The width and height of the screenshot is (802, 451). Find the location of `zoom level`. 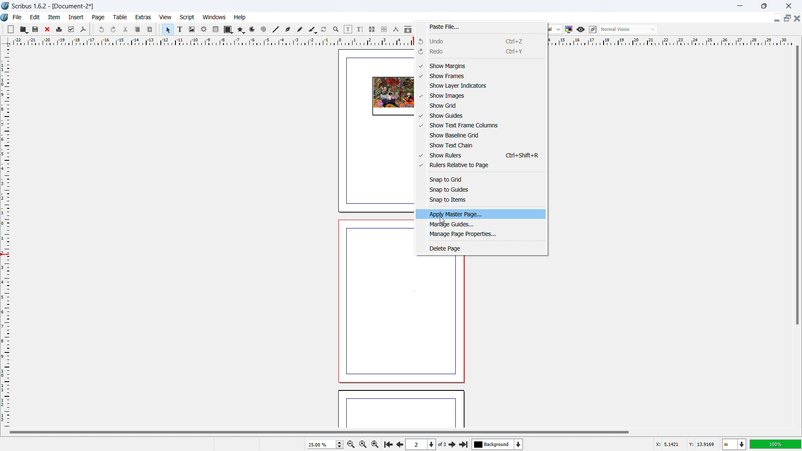

zoom level is located at coordinates (325, 444).